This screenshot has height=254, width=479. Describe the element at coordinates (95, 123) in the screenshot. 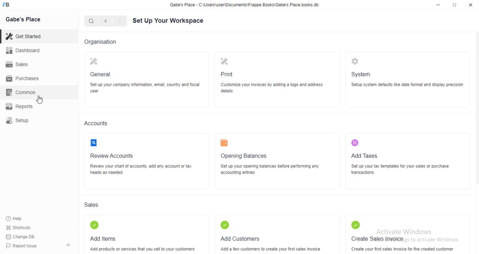

I see `Accounts` at that location.